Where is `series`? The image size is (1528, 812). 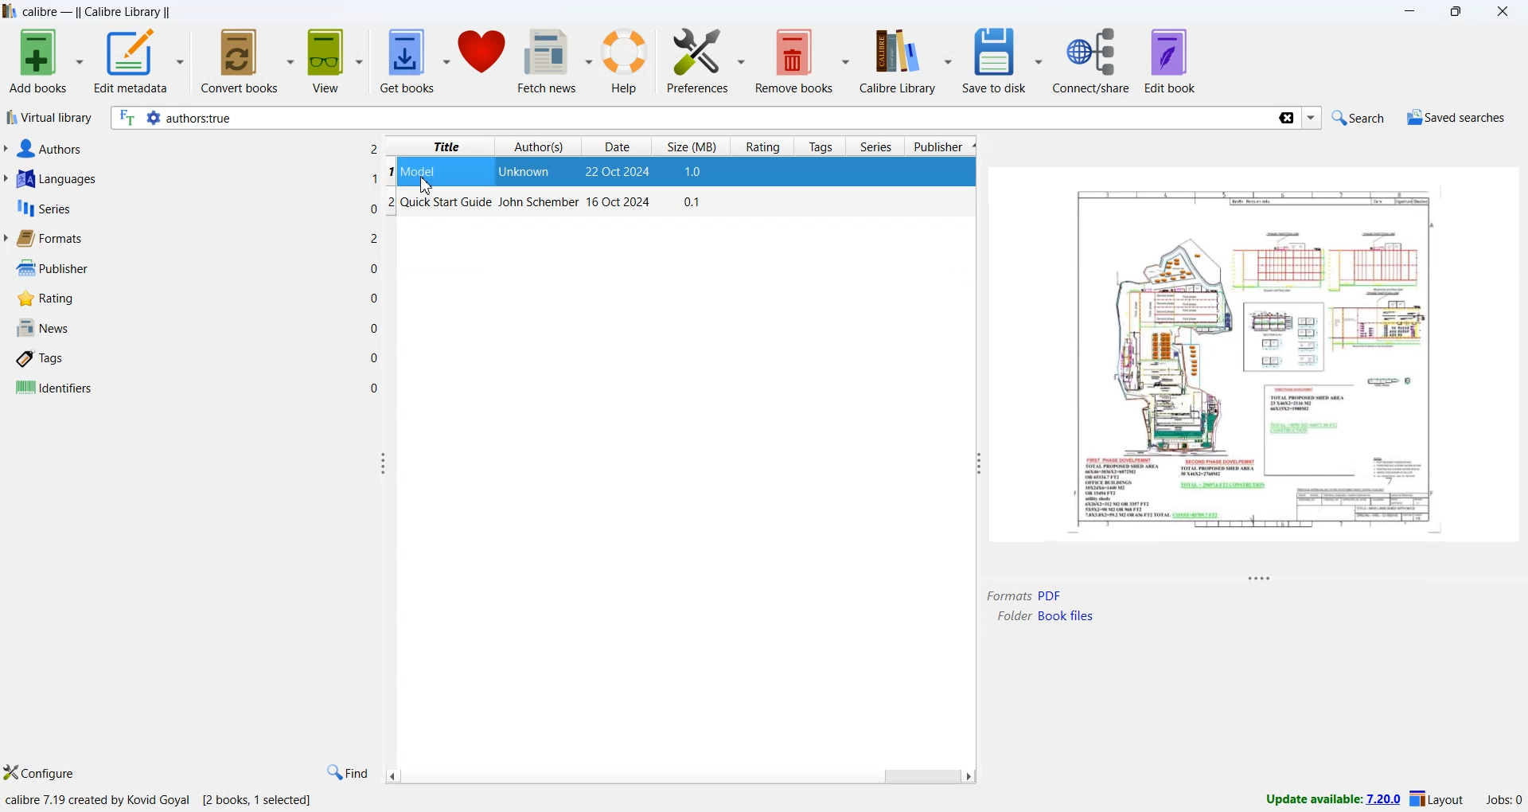
series is located at coordinates (42, 211).